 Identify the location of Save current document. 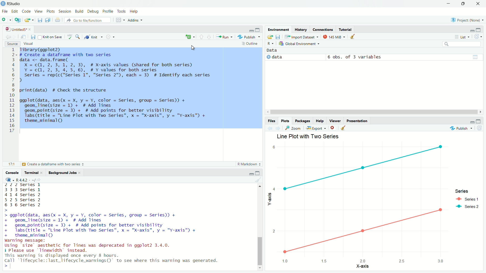
(33, 37).